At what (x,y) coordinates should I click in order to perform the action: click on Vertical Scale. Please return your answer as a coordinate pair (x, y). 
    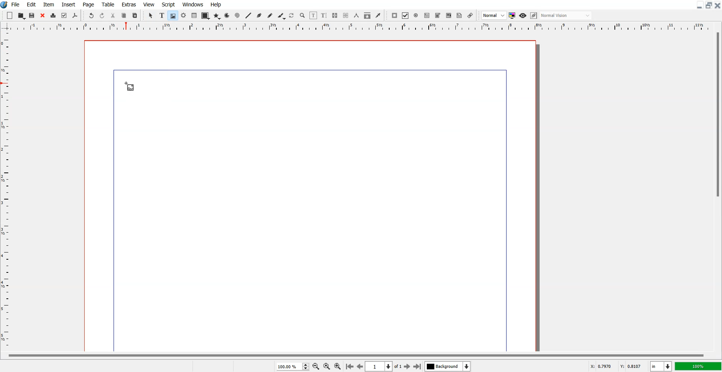
    Looking at the image, I should click on (361, 27).